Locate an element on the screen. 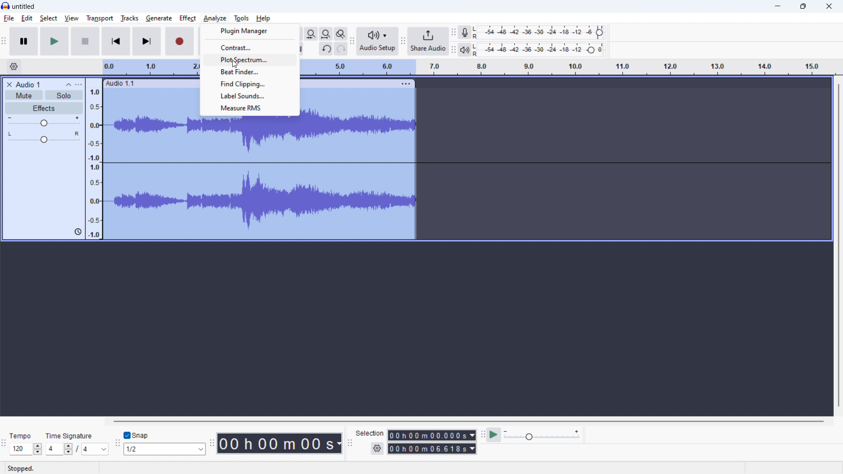 The width and height of the screenshot is (843, 474). redo is located at coordinates (341, 49).